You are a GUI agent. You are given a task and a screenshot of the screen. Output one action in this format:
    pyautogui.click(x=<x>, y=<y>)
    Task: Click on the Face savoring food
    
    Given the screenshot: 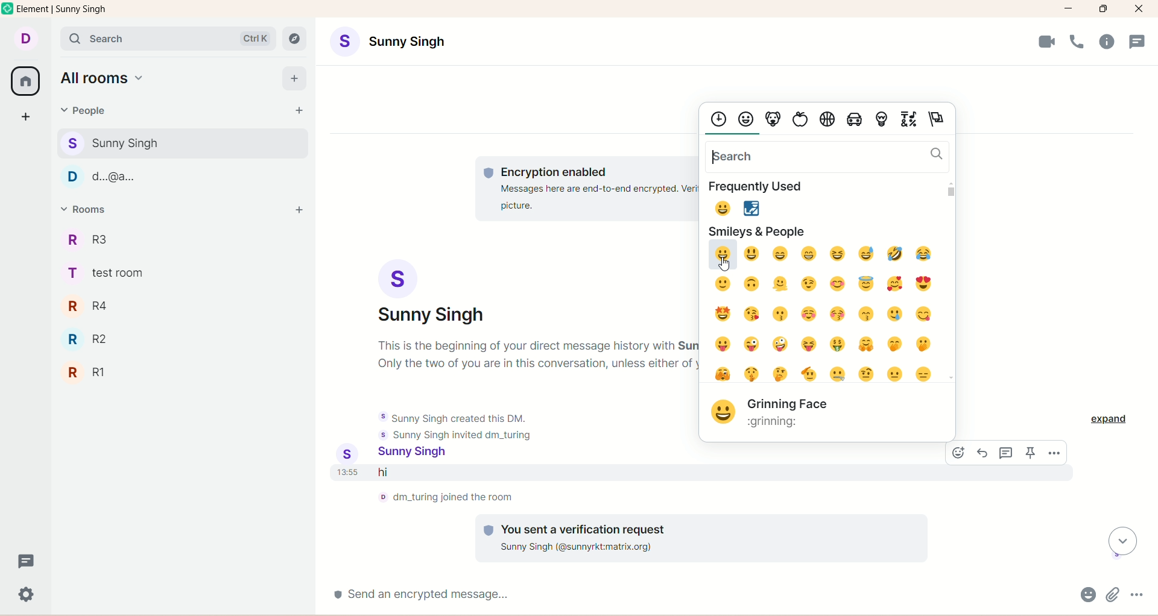 What is the action you would take?
    pyautogui.click(x=923, y=314)
    